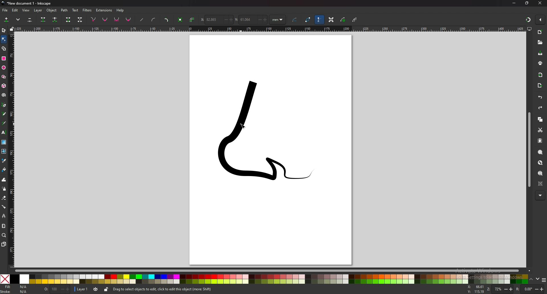  I want to click on path, so click(65, 10).